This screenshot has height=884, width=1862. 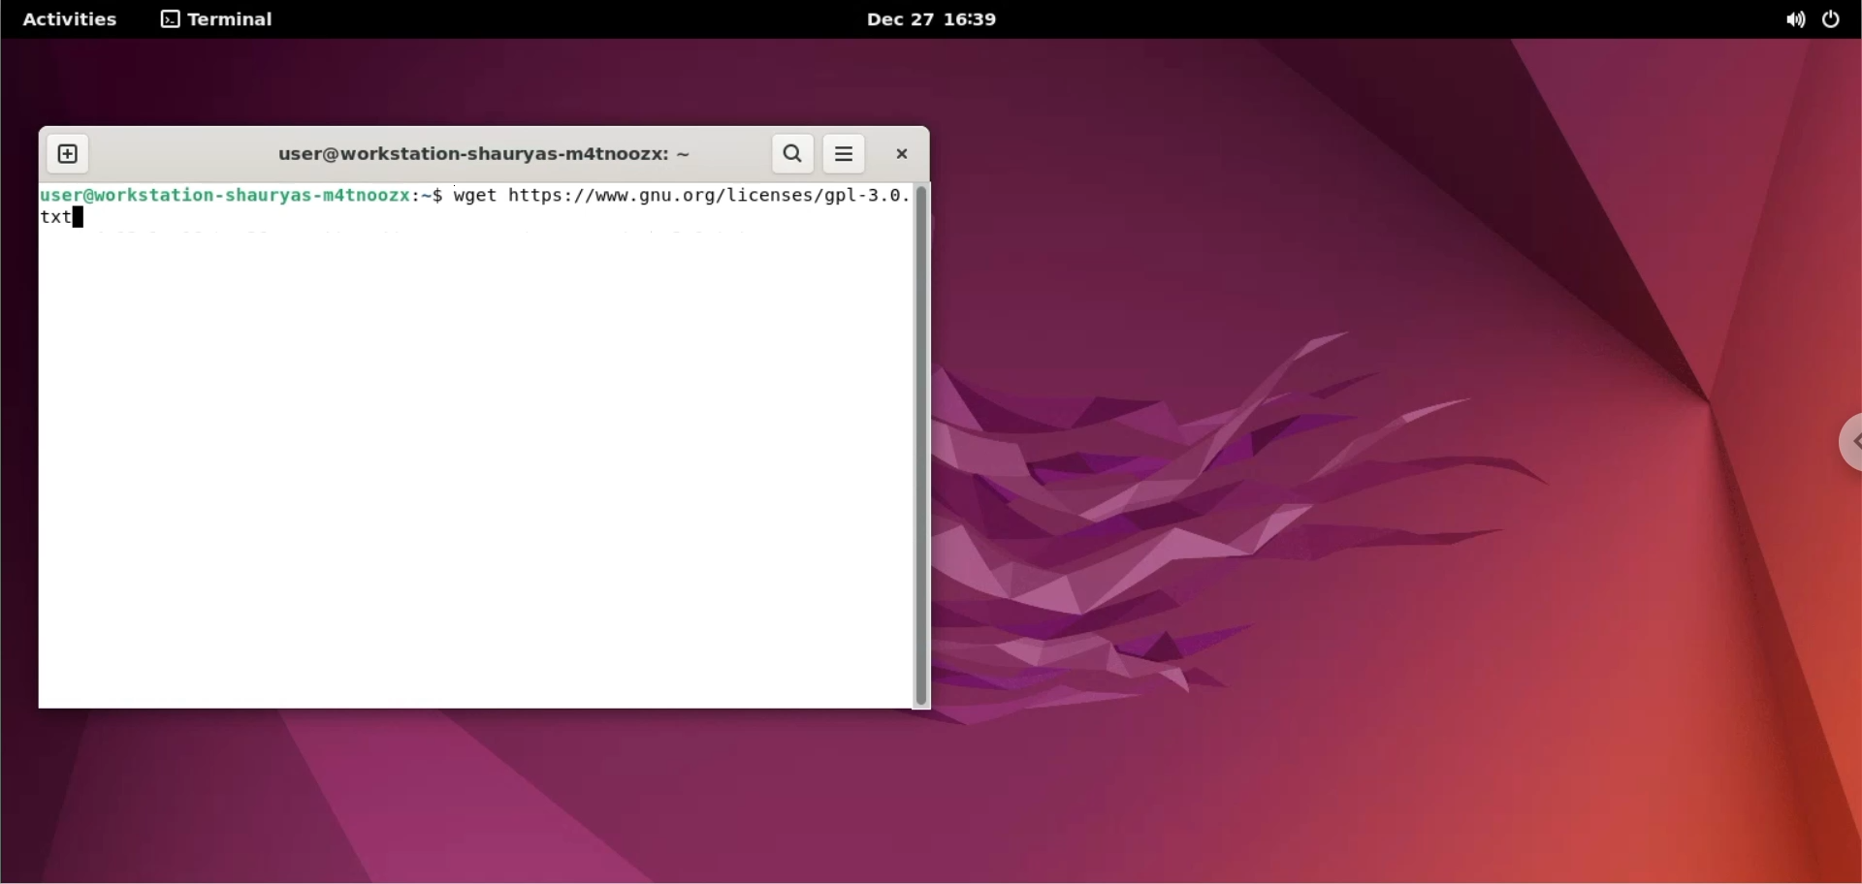 I want to click on workstation nameuser@workstation-shauryas-m4tnoozx: ~$  Link, so click(x=242, y=195).